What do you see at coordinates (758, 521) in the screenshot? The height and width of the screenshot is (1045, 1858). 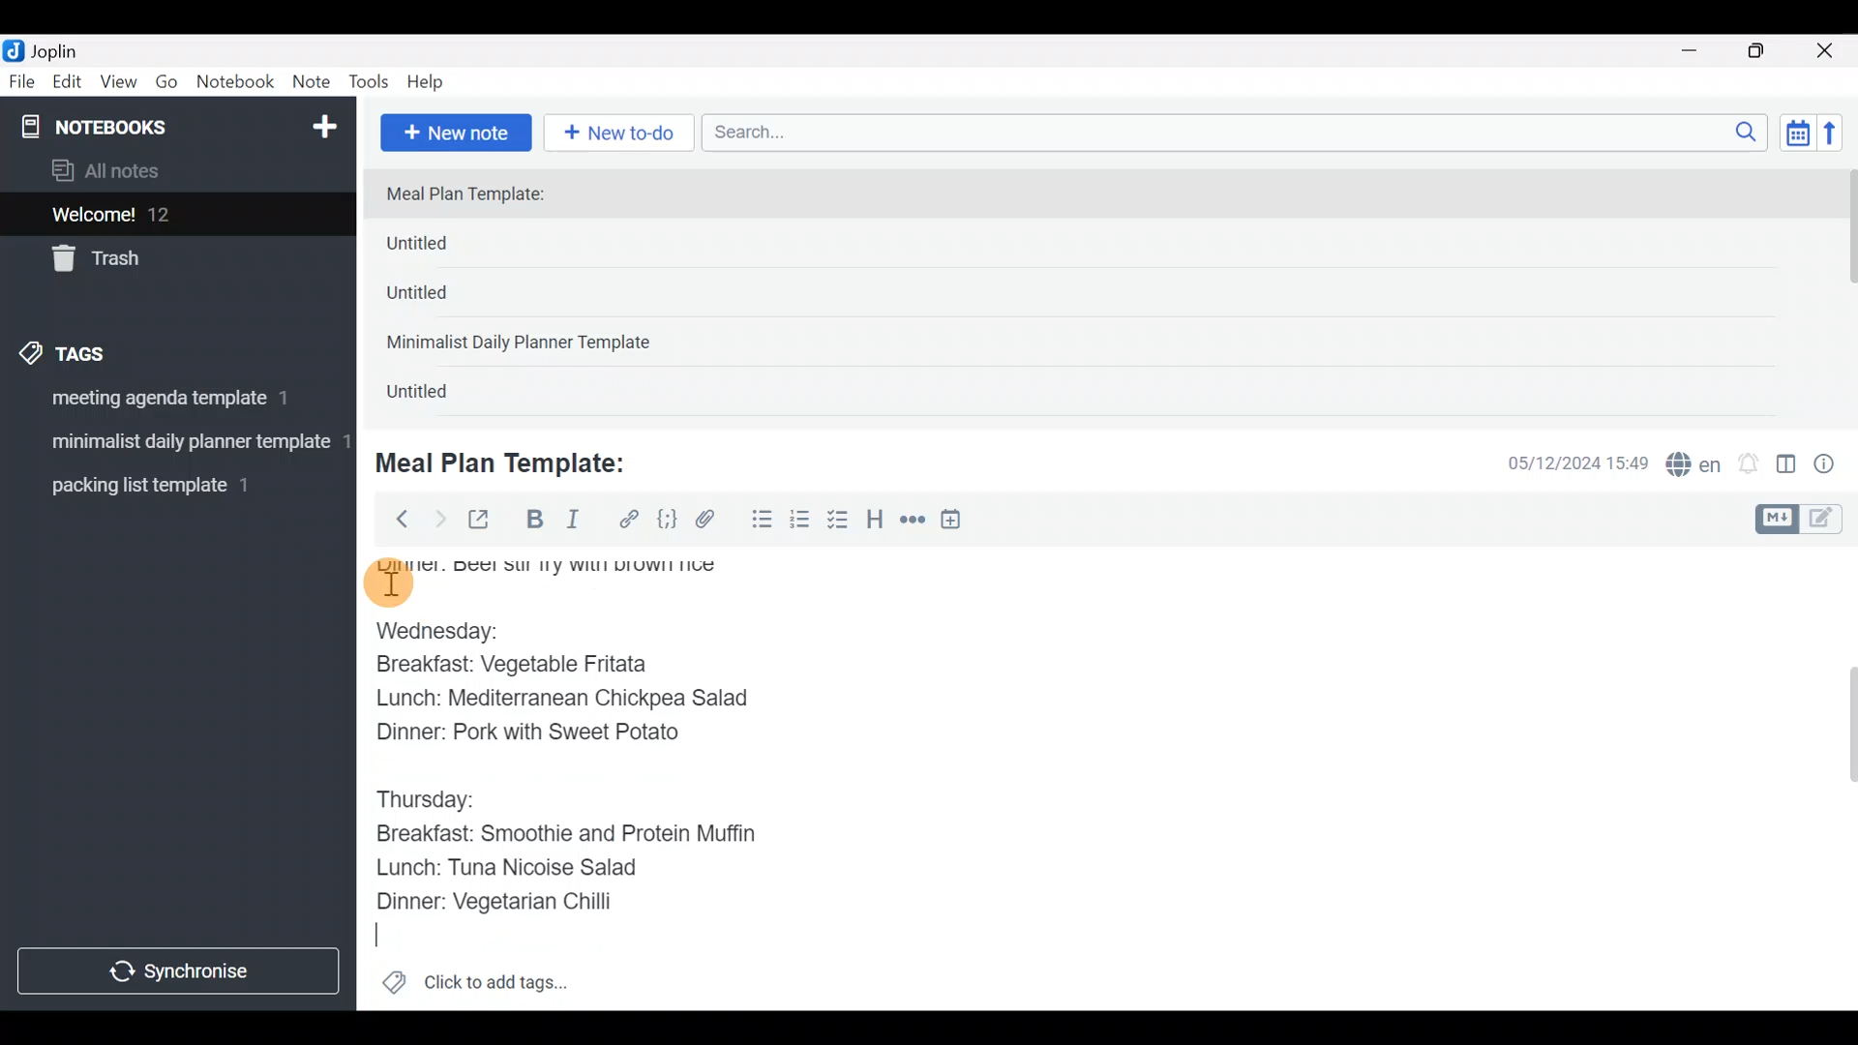 I see `Bulleted list` at bounding box center [758, 521].